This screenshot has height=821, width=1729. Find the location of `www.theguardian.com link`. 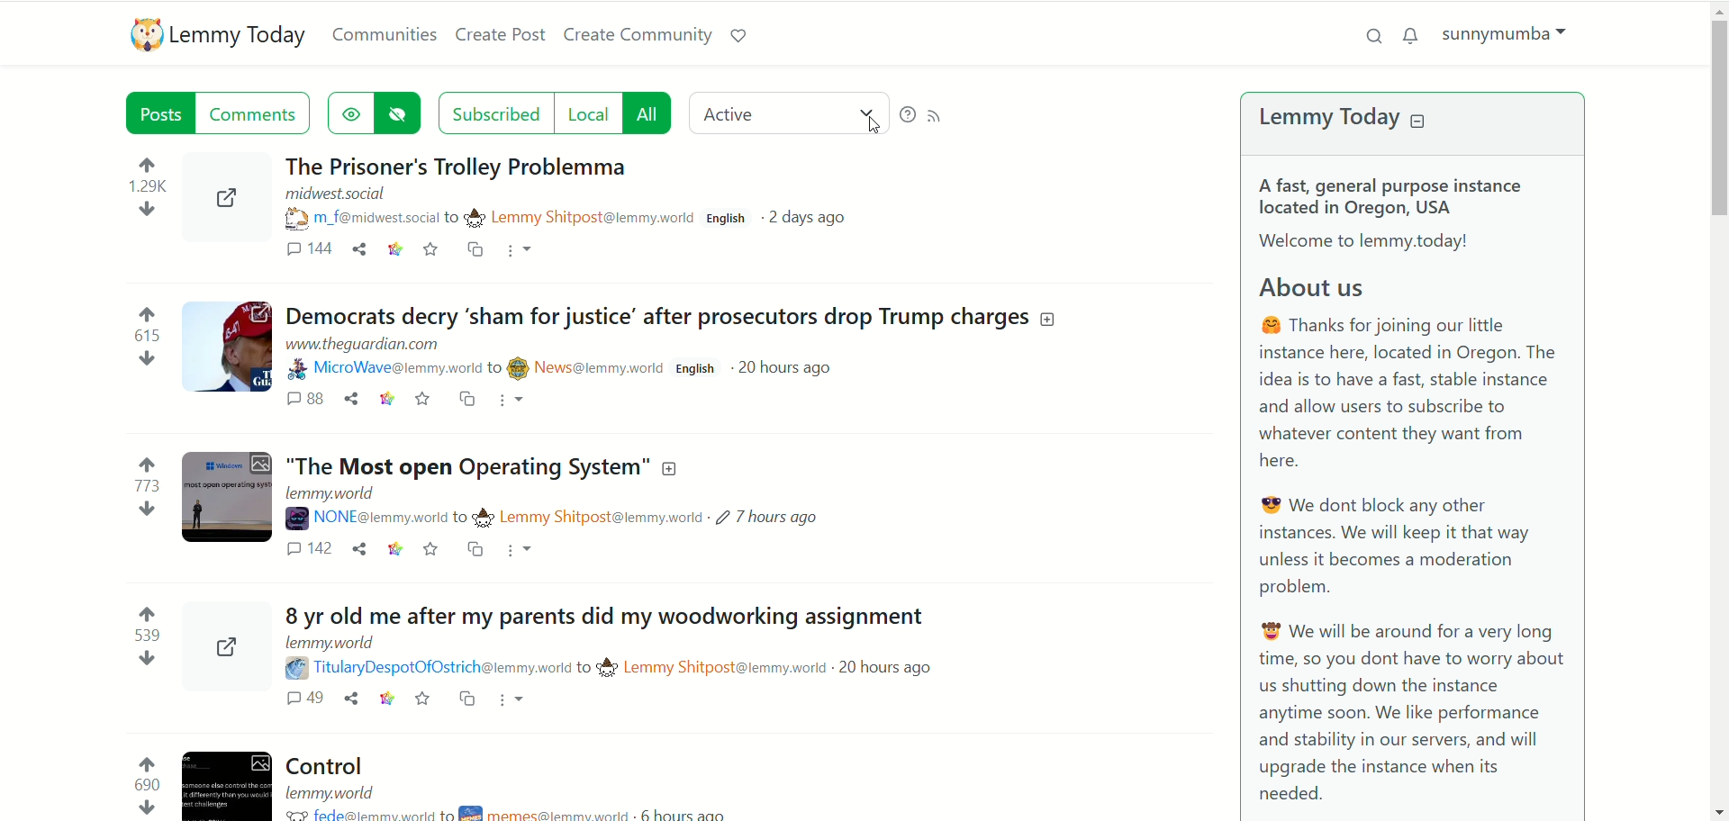

www.theguardian.com link is located at coordinates (381, 347).